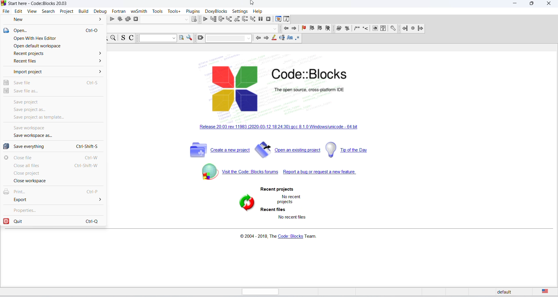 The height and width of the screenshot is (297, 558). Describe the element at coordinates (112, 20) in the screenshot. I see `run` at that location.